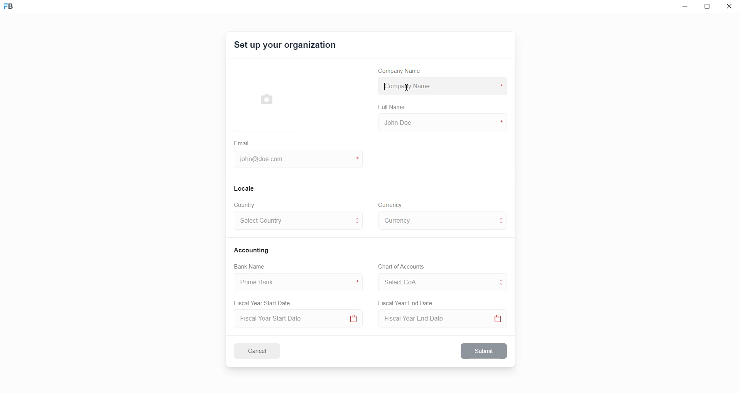  I want to click on select CoA, so click(434, 281).